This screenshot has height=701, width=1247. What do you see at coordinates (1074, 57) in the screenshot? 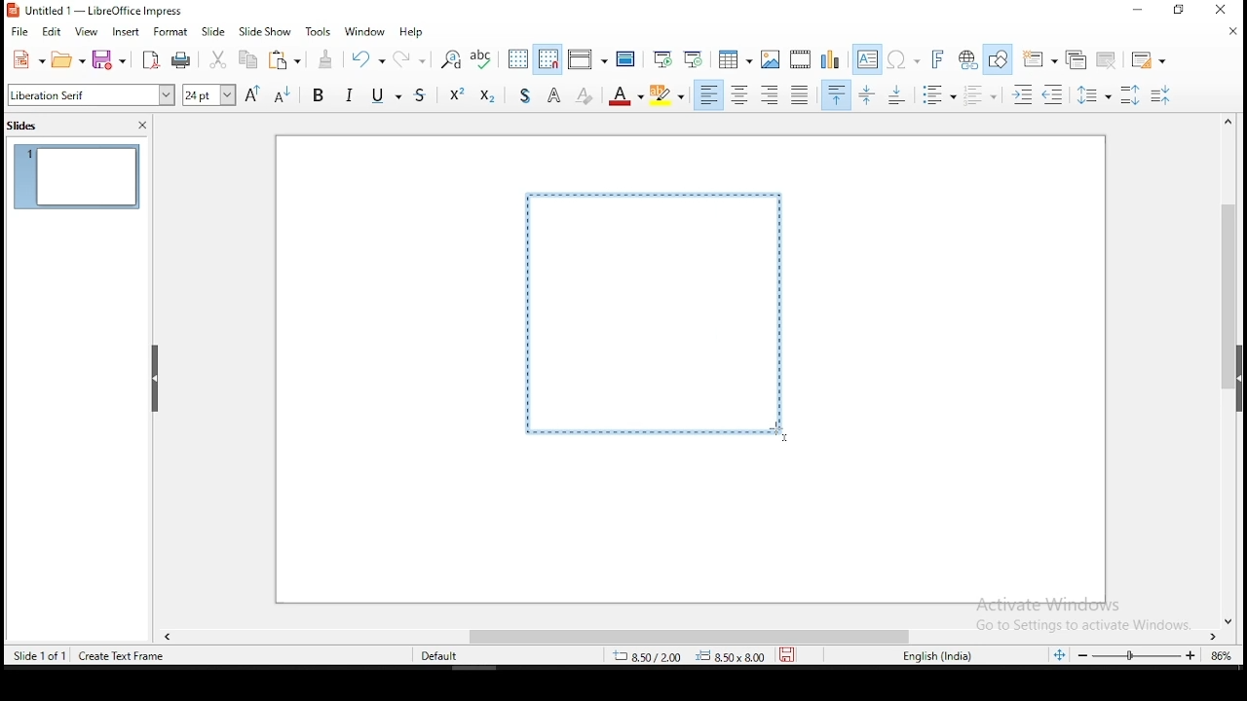
I see `duplicate slide` at bounding box center [1074, 57].